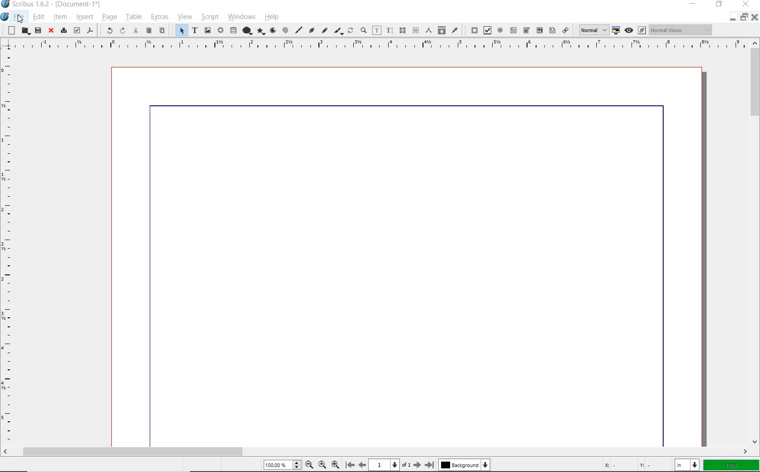 The width and height of the screenshot is (760, 472). What do you see at coordinates (241, 16) in the screenshot?
I see `windows` at bounding box center [241, 16].